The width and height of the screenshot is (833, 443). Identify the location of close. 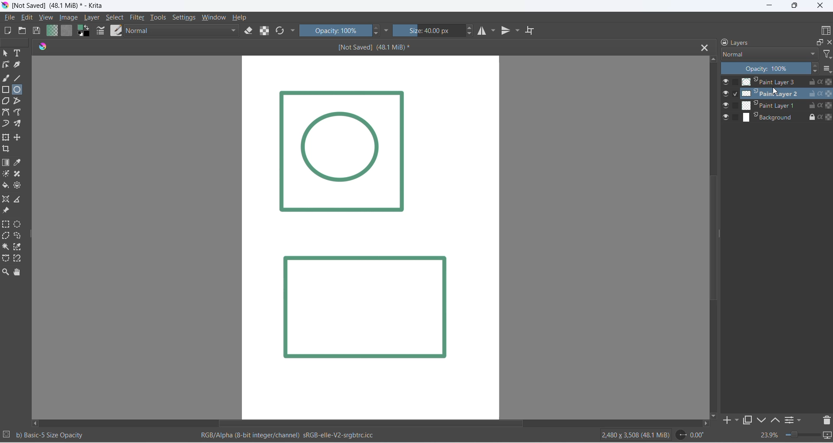
(821, 6).